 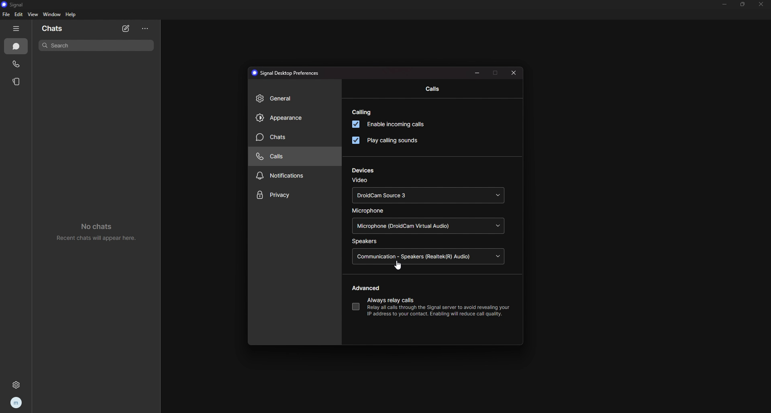 I want to click on speakers, so click(x=365, y=242).